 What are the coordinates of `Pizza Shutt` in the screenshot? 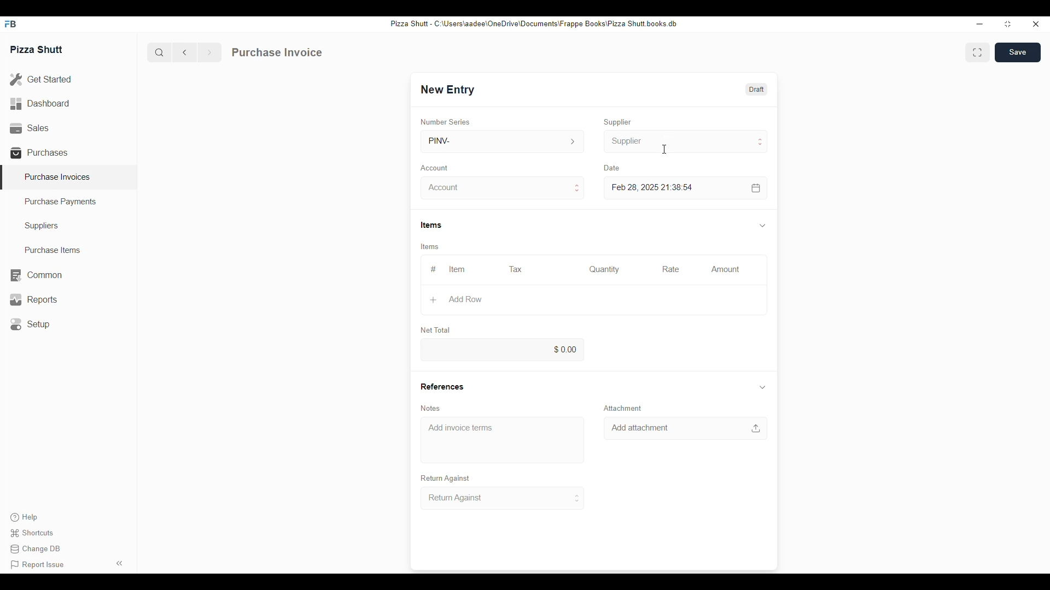 It's located at (37, 49).